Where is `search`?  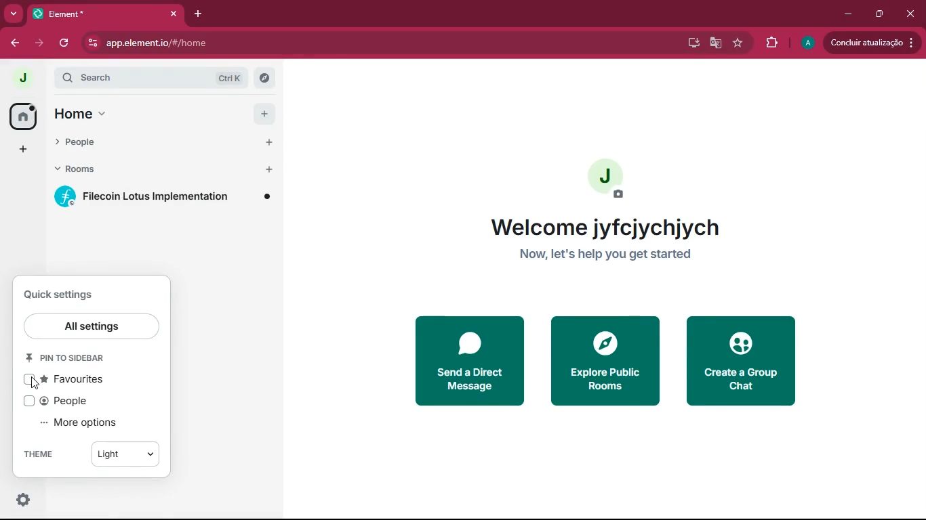 search is located at coordinates (165, 77).